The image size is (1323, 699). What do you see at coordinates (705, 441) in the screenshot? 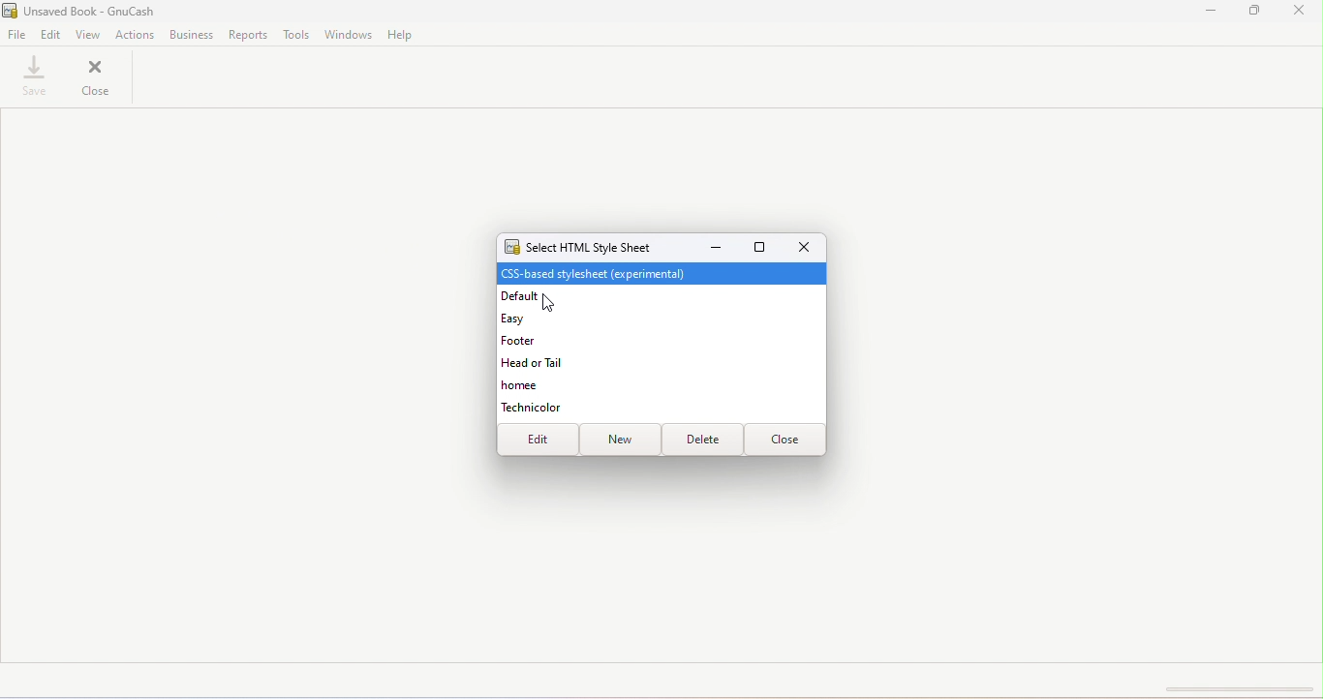
I see `Delete` at bounding box center [705, 441].